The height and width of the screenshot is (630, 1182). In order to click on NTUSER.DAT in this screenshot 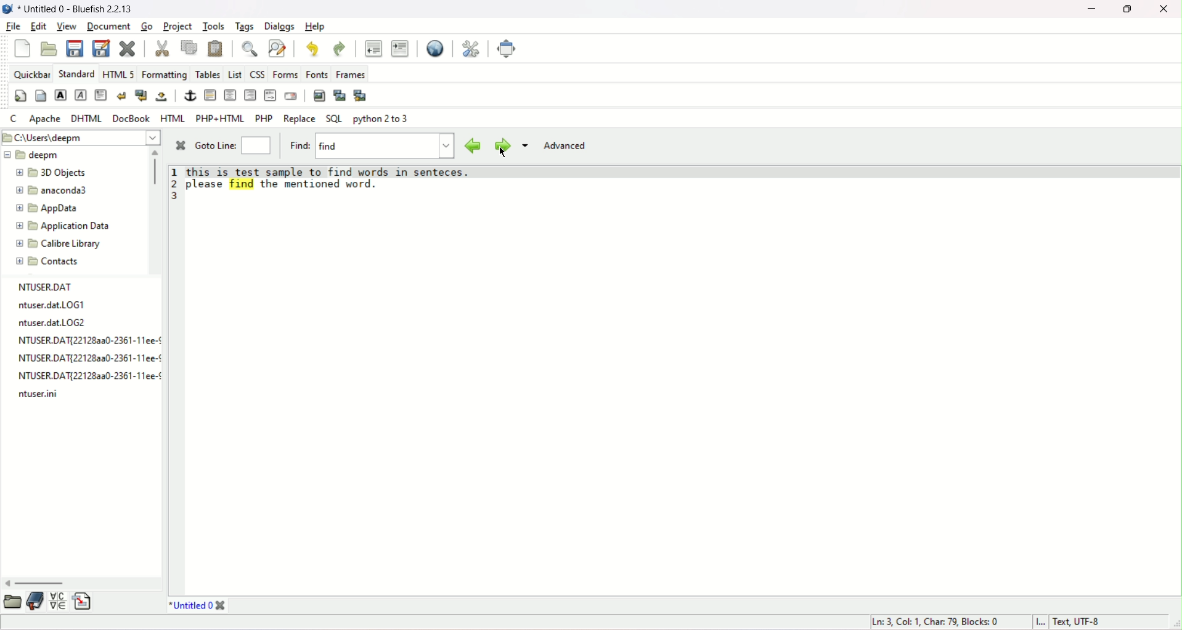, I will do `click(48, 287)`.